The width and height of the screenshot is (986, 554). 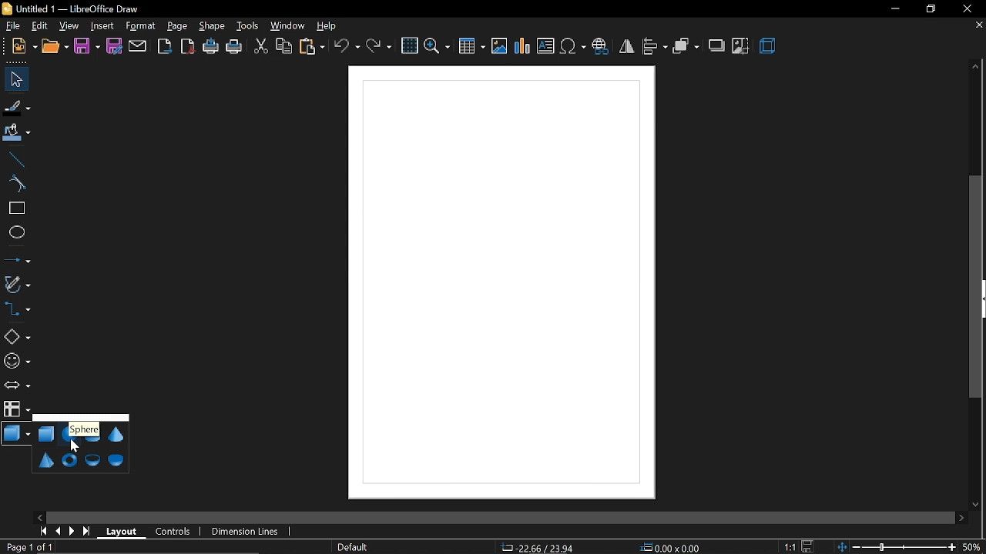 What do you see at coordinates (27, 547) in the screenshot?
I see `Page 1 of 1` at bounding box center [27, 547].